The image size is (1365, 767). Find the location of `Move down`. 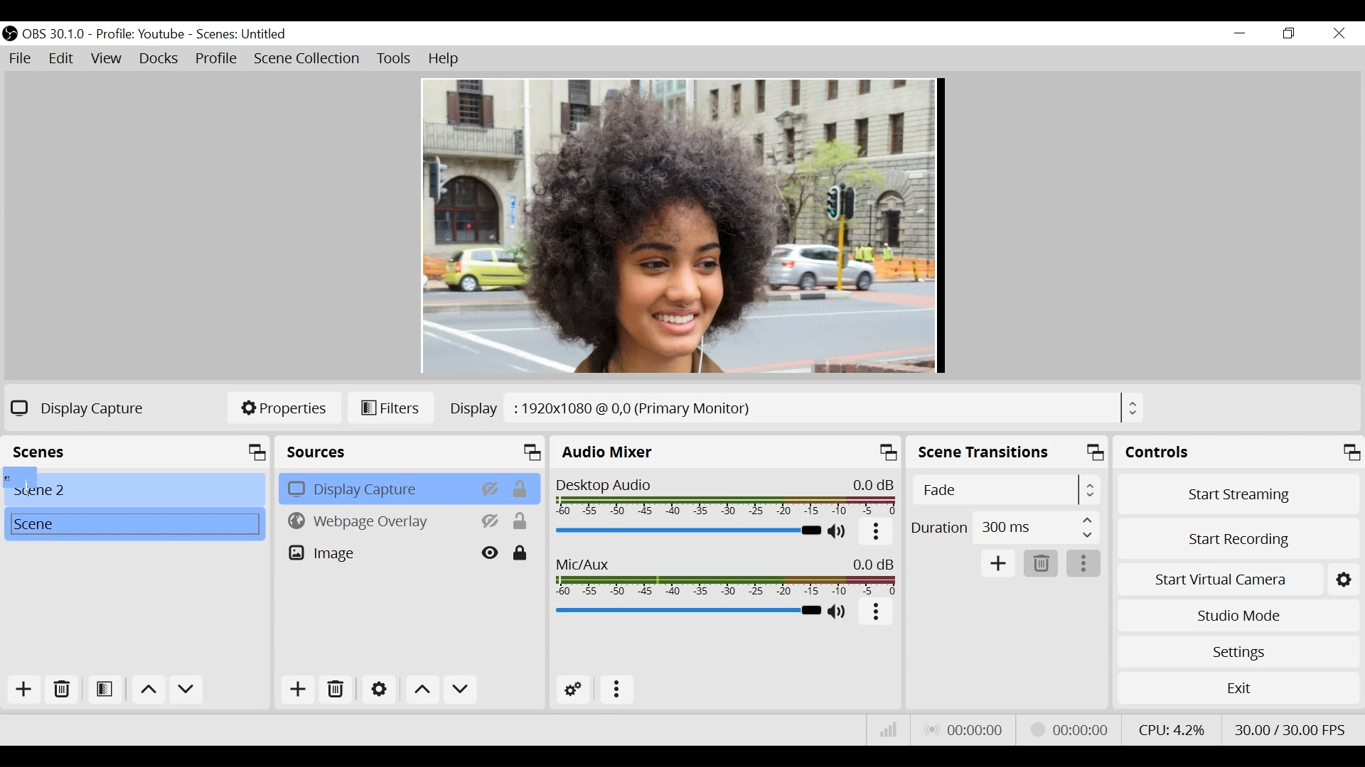

Move down is located at coordinates (459, 690).